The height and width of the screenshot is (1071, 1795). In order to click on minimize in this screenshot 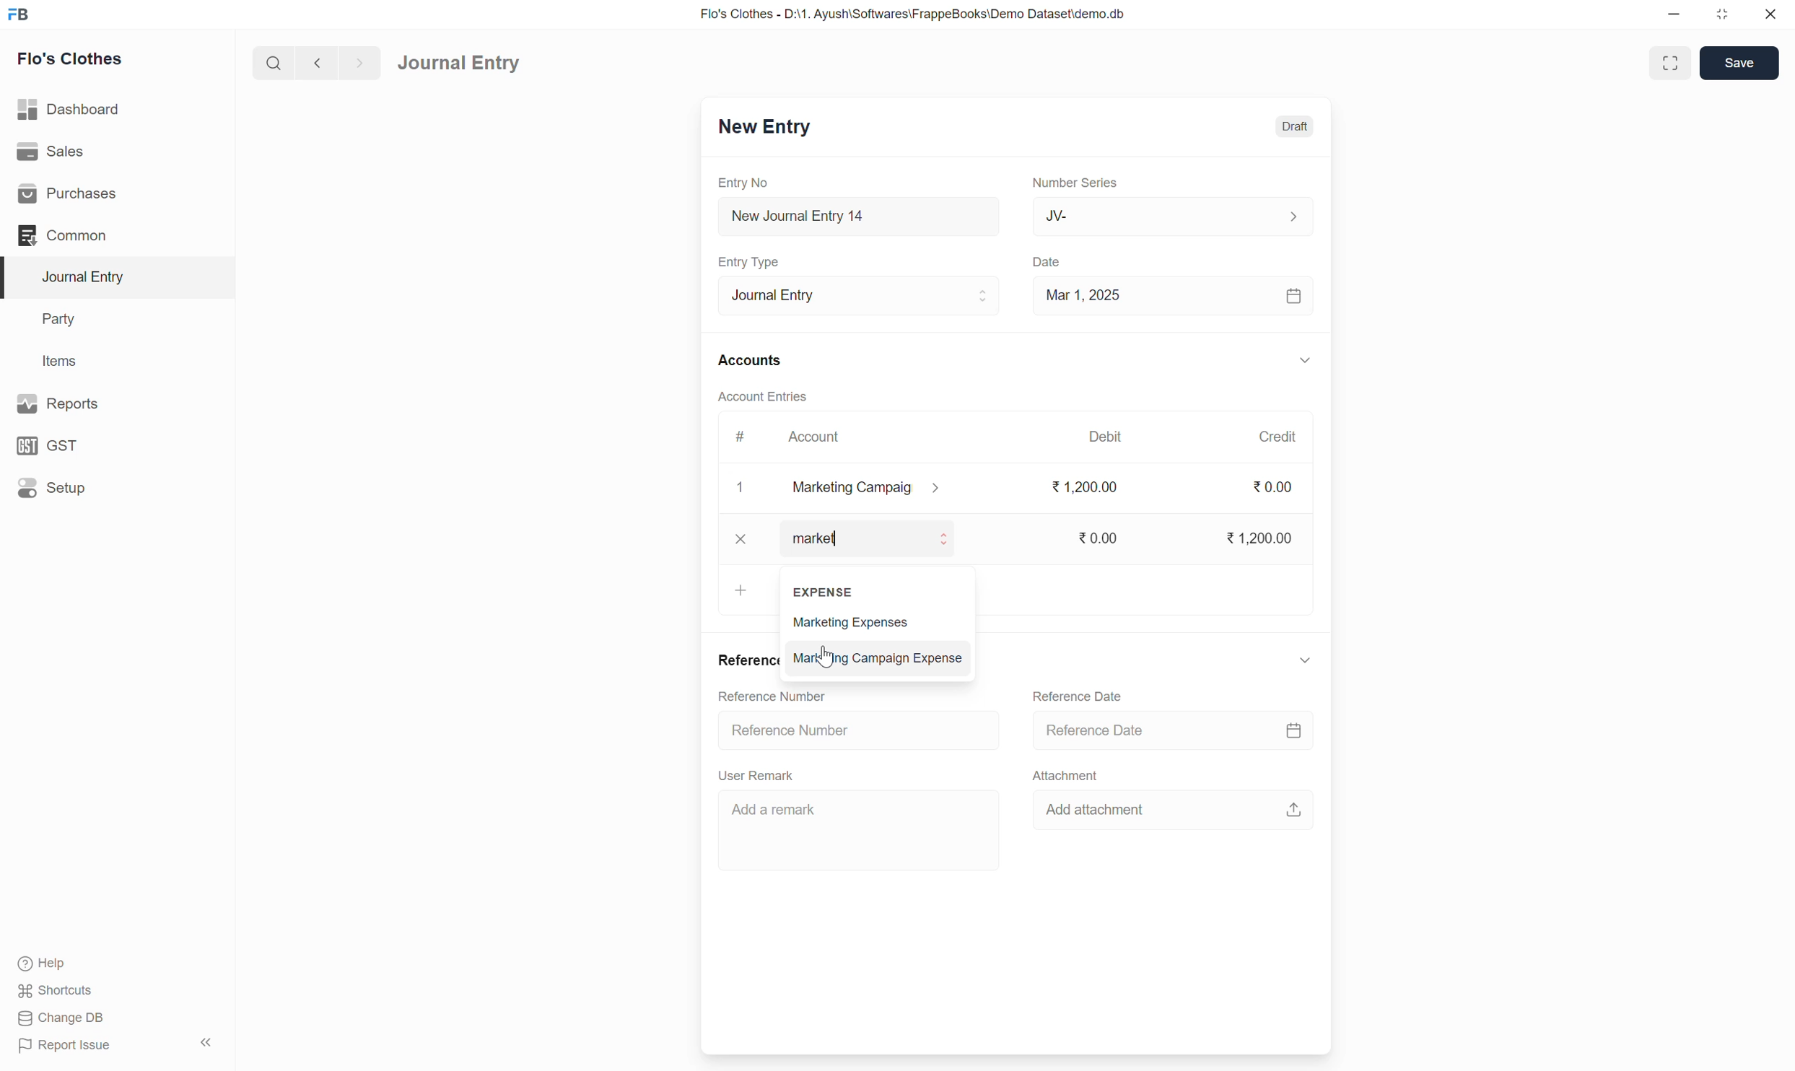, I will do `click(1674, 15)`.